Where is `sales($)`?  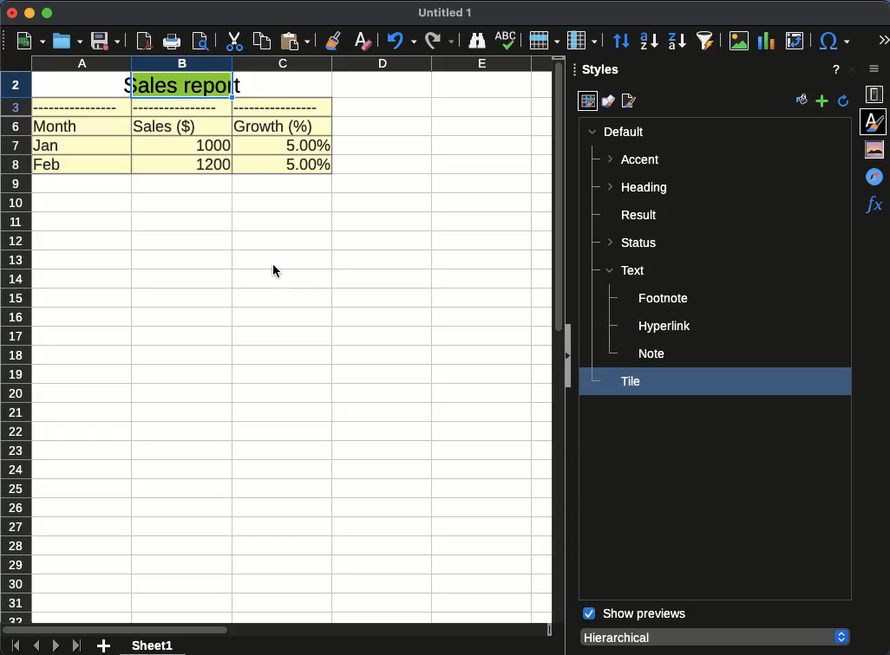 sales($) is located at coordinates (165, 125).